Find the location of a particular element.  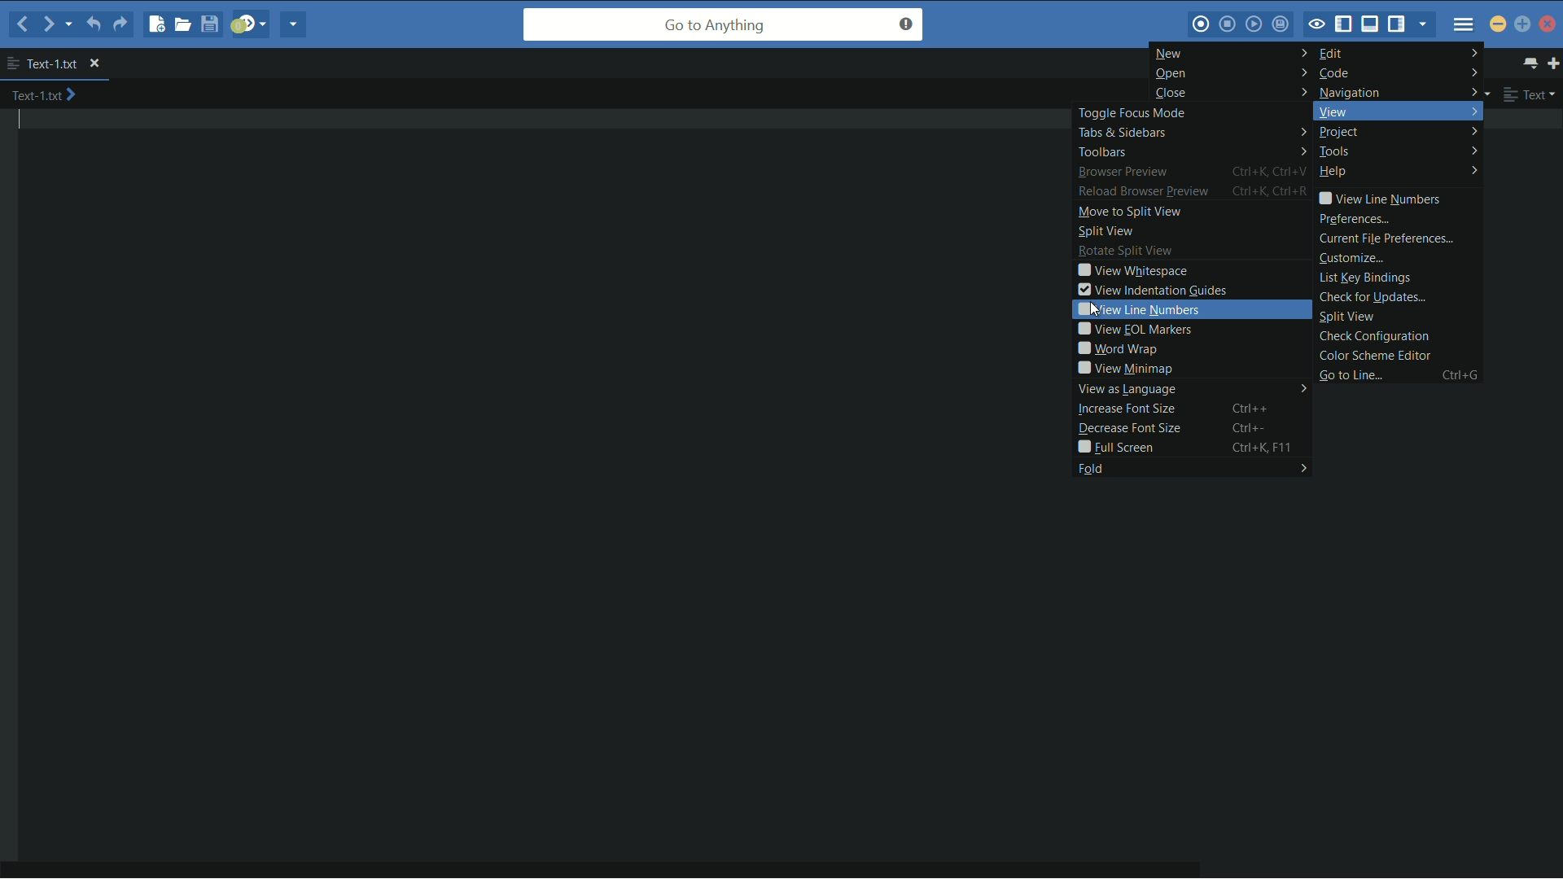

open file is located at coordinates (180, 24).